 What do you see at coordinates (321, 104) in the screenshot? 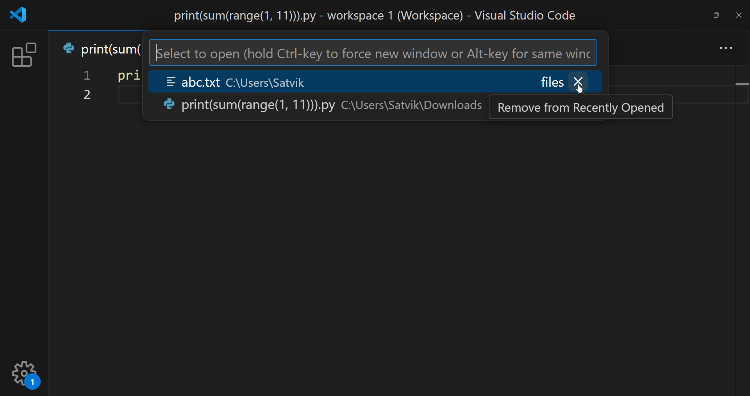
I see `print(sum(range(1, 11))).py C:\Users\Satvik\Downloads` at bounding box center [321, 104].